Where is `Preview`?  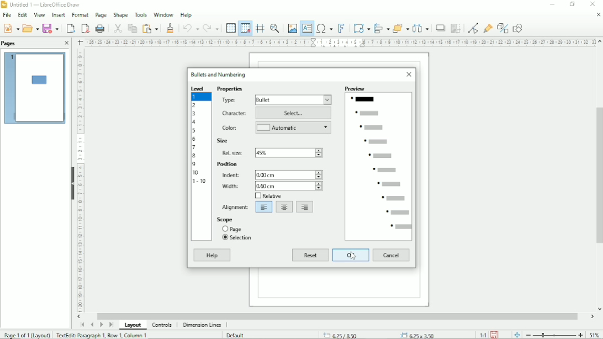
Preview is located at coordinates (379, 162).